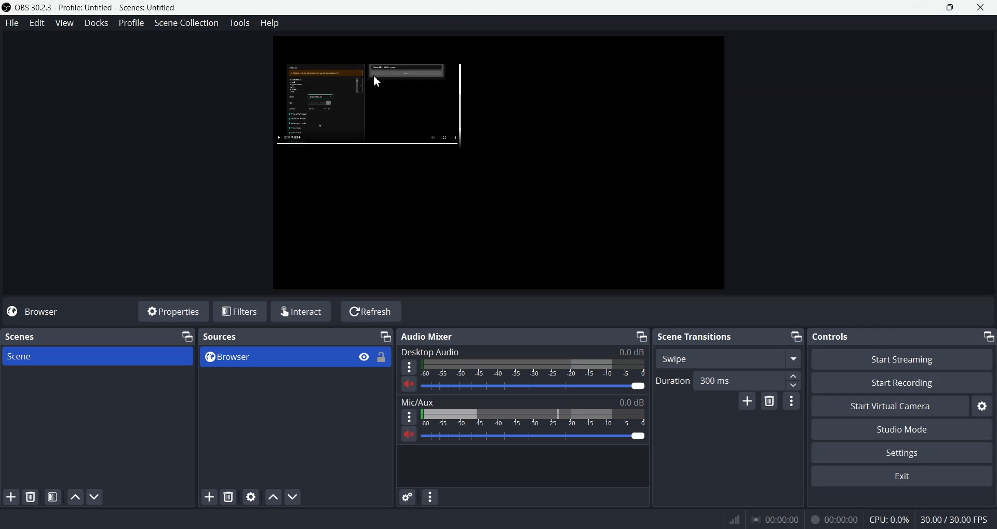  Describe the element at coordinates (887, 519) in the screenshot. I see `CPU: 0.0%` at that location.